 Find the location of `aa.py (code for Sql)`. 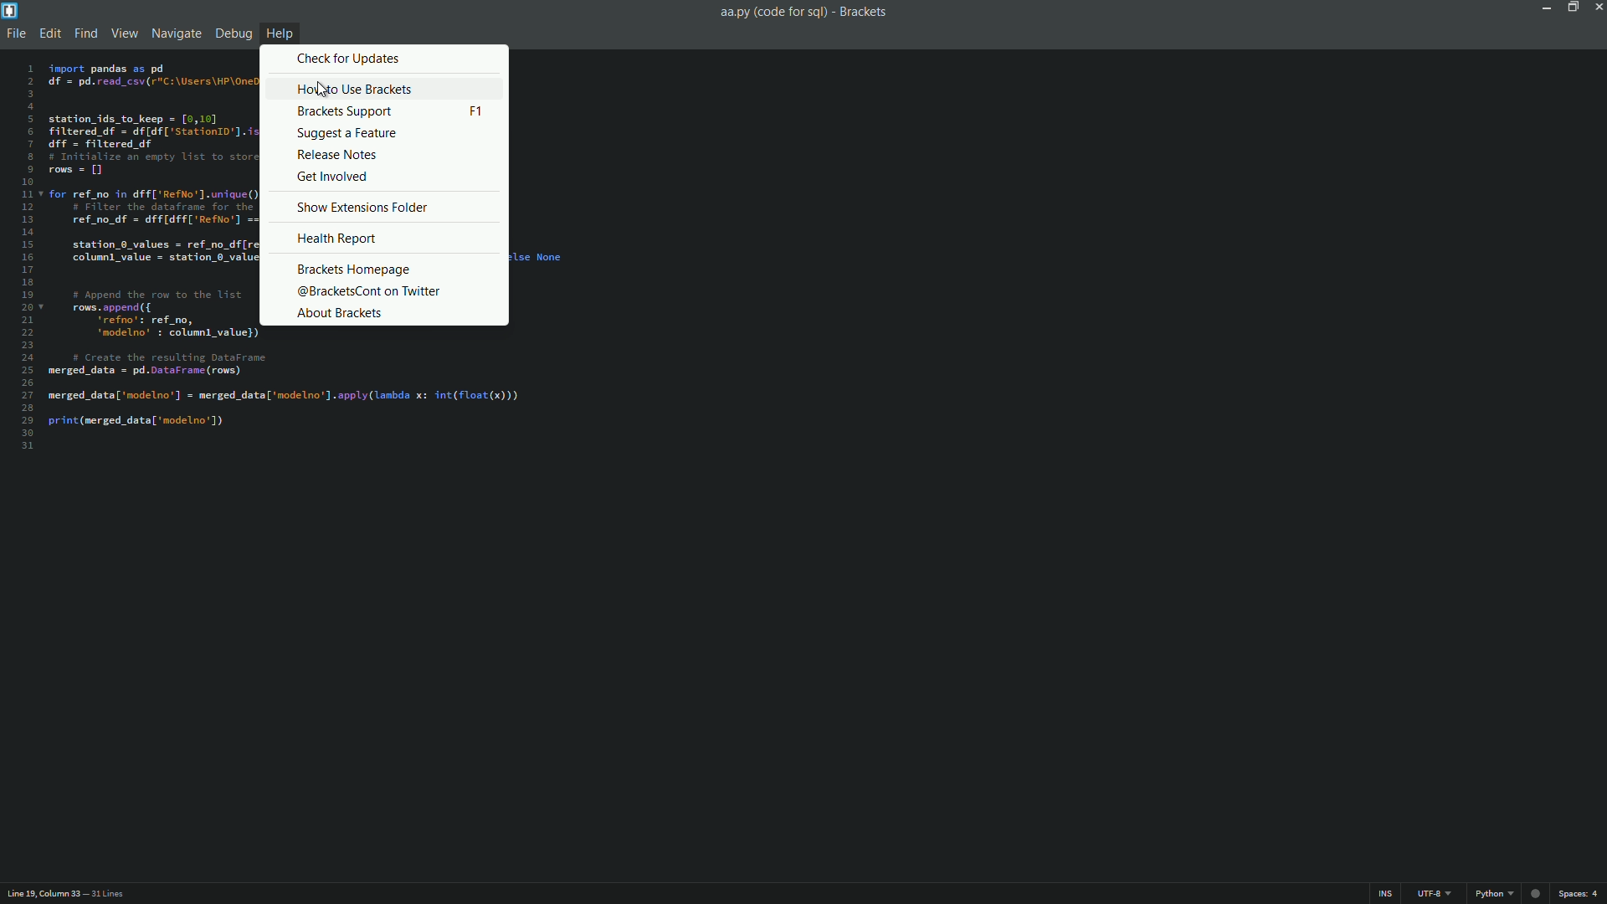

aa.py (code for Sql) is located at coordinates (772, 13).